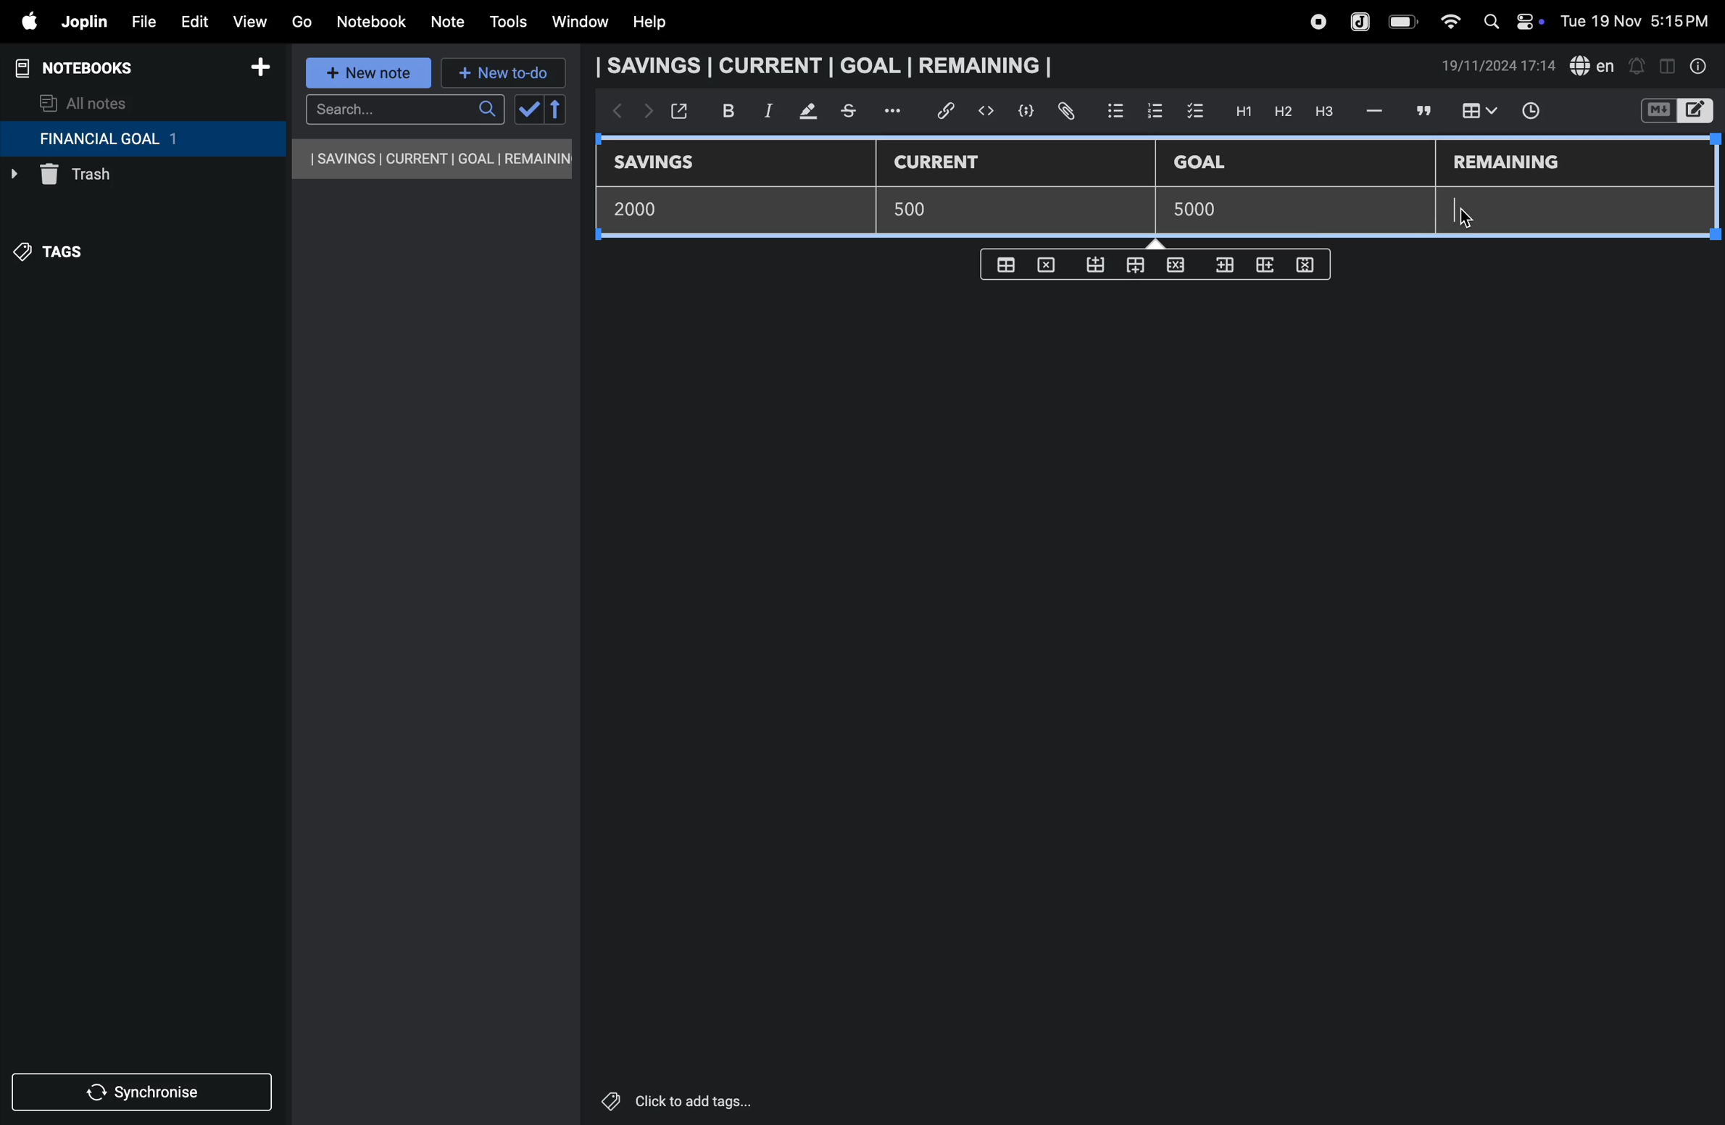 The width and height of the screenshot is (1725, 1125). What do you see at coordinates (22, 21) in the screenshot?
I see `apple menu` at bounding box center [22, 21].